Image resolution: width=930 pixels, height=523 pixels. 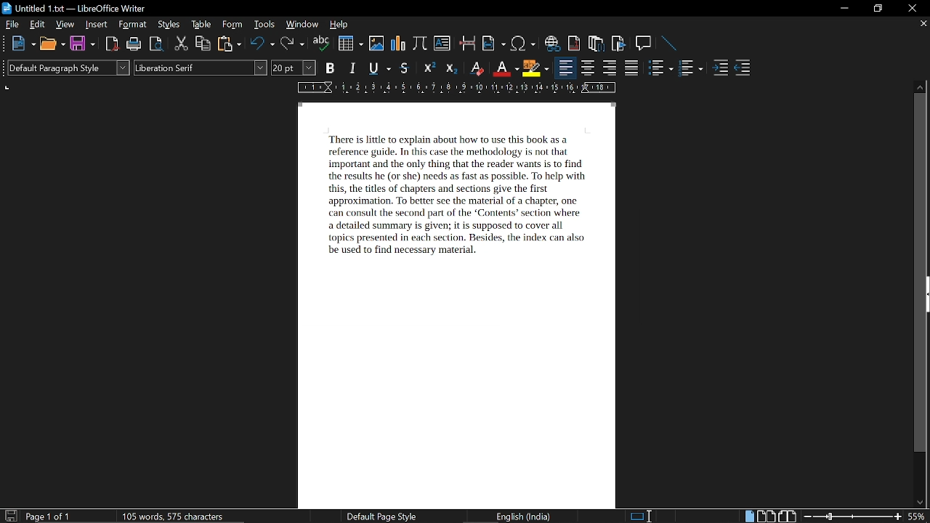 I want to click on insert symbol, so click(x=525, y=44).